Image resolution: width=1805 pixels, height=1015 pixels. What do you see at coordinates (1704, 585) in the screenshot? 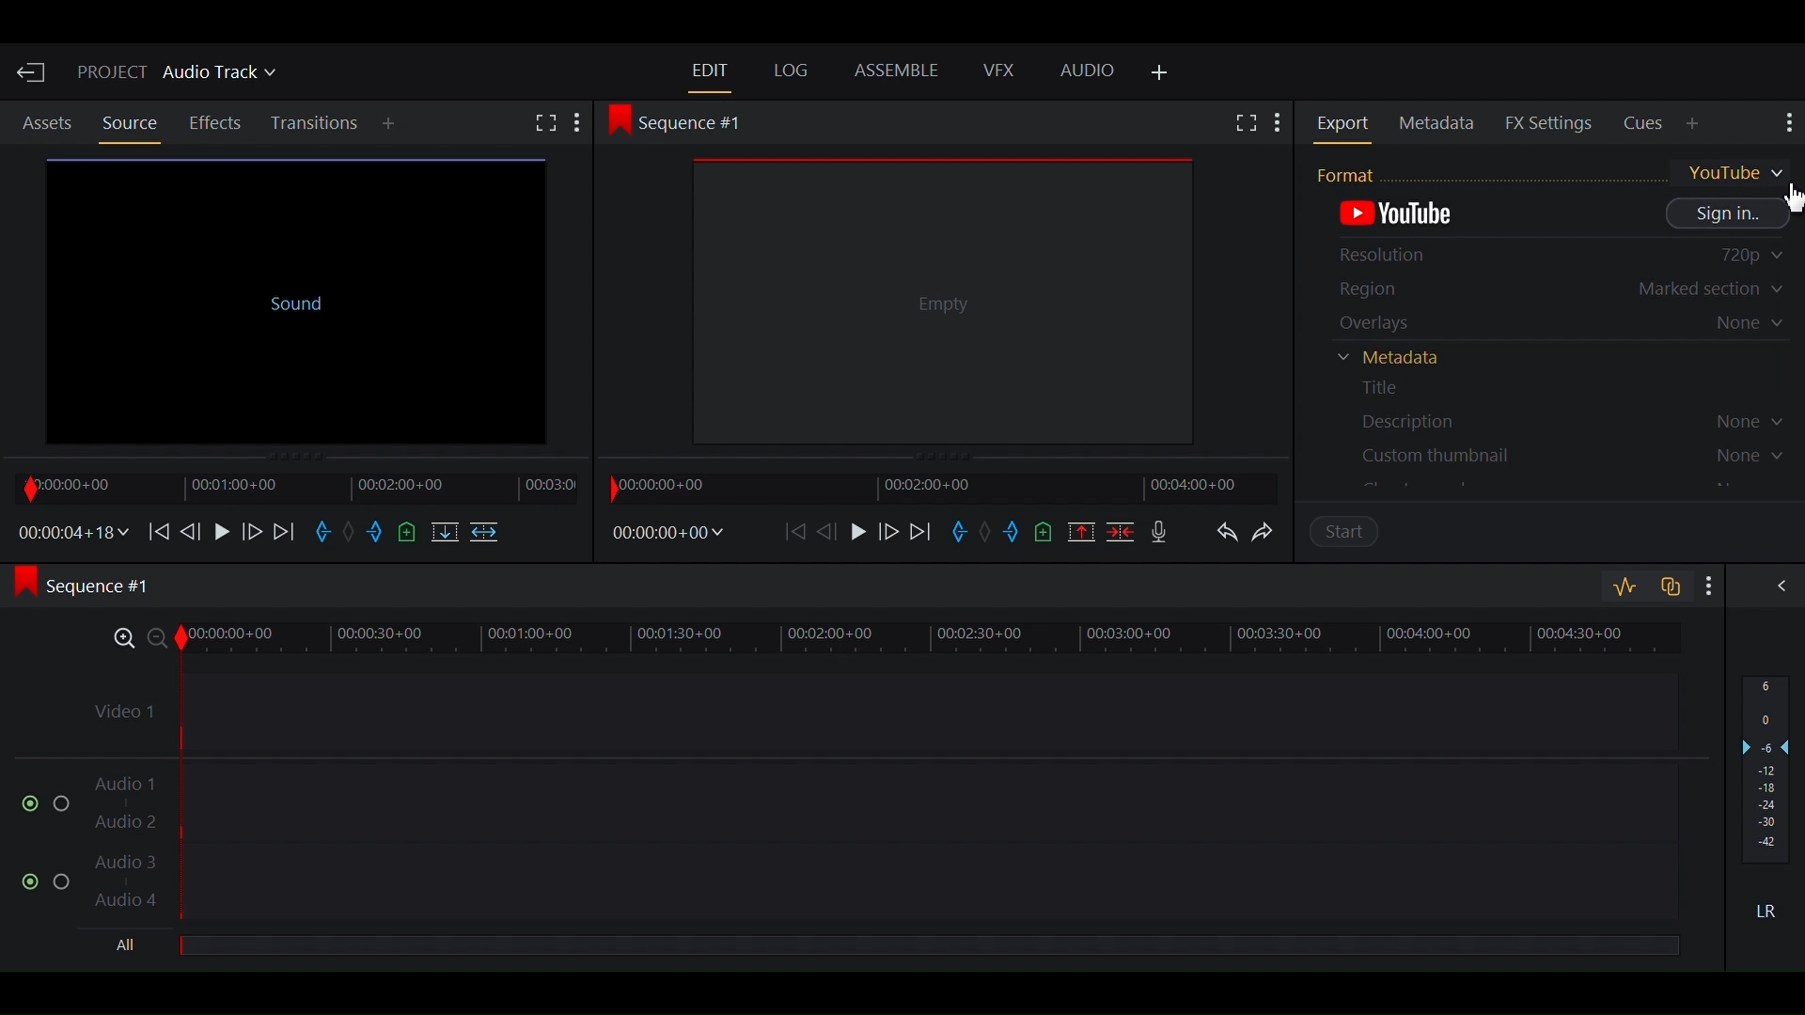
I see `Show settings menu` at bounding box center [1704, 585].